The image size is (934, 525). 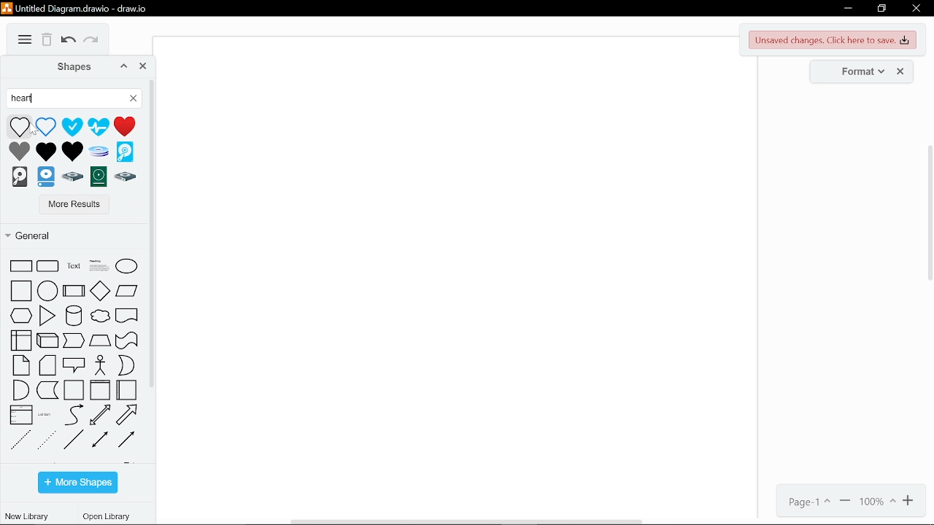 I want to click on dashed line, so click(x=20, y=443).